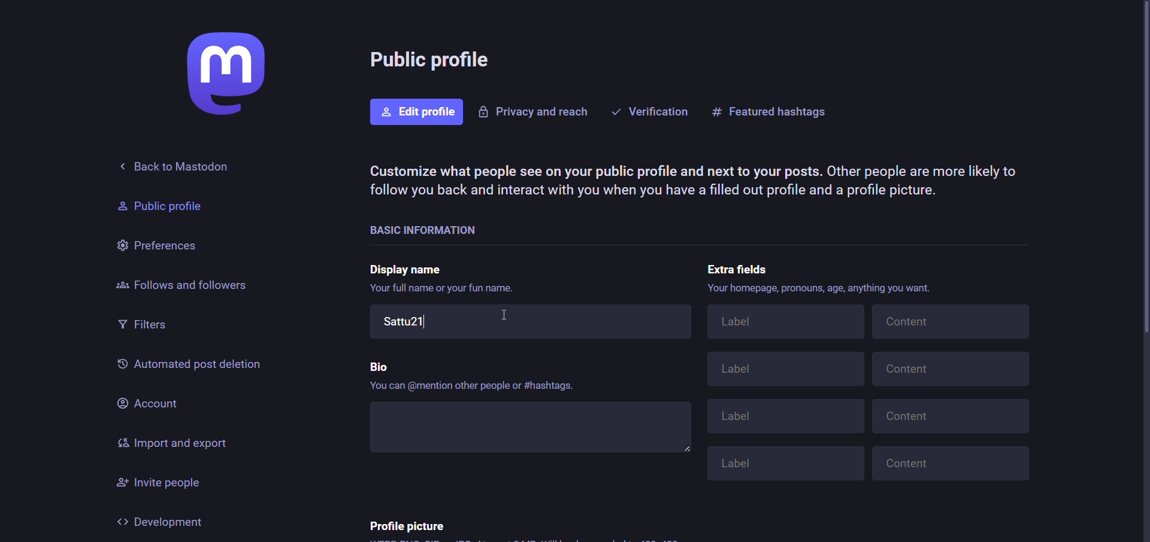  What do you see at coordinates (163, 522) in the screenshot?
I see `development` at bounding box center [163, 522].